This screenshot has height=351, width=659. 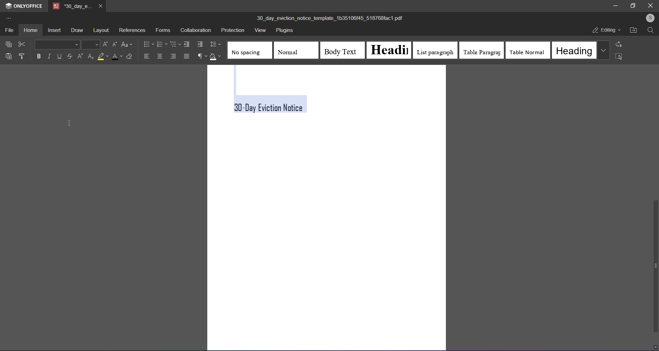 I want to click on close tab, so click(x=101, y=7).